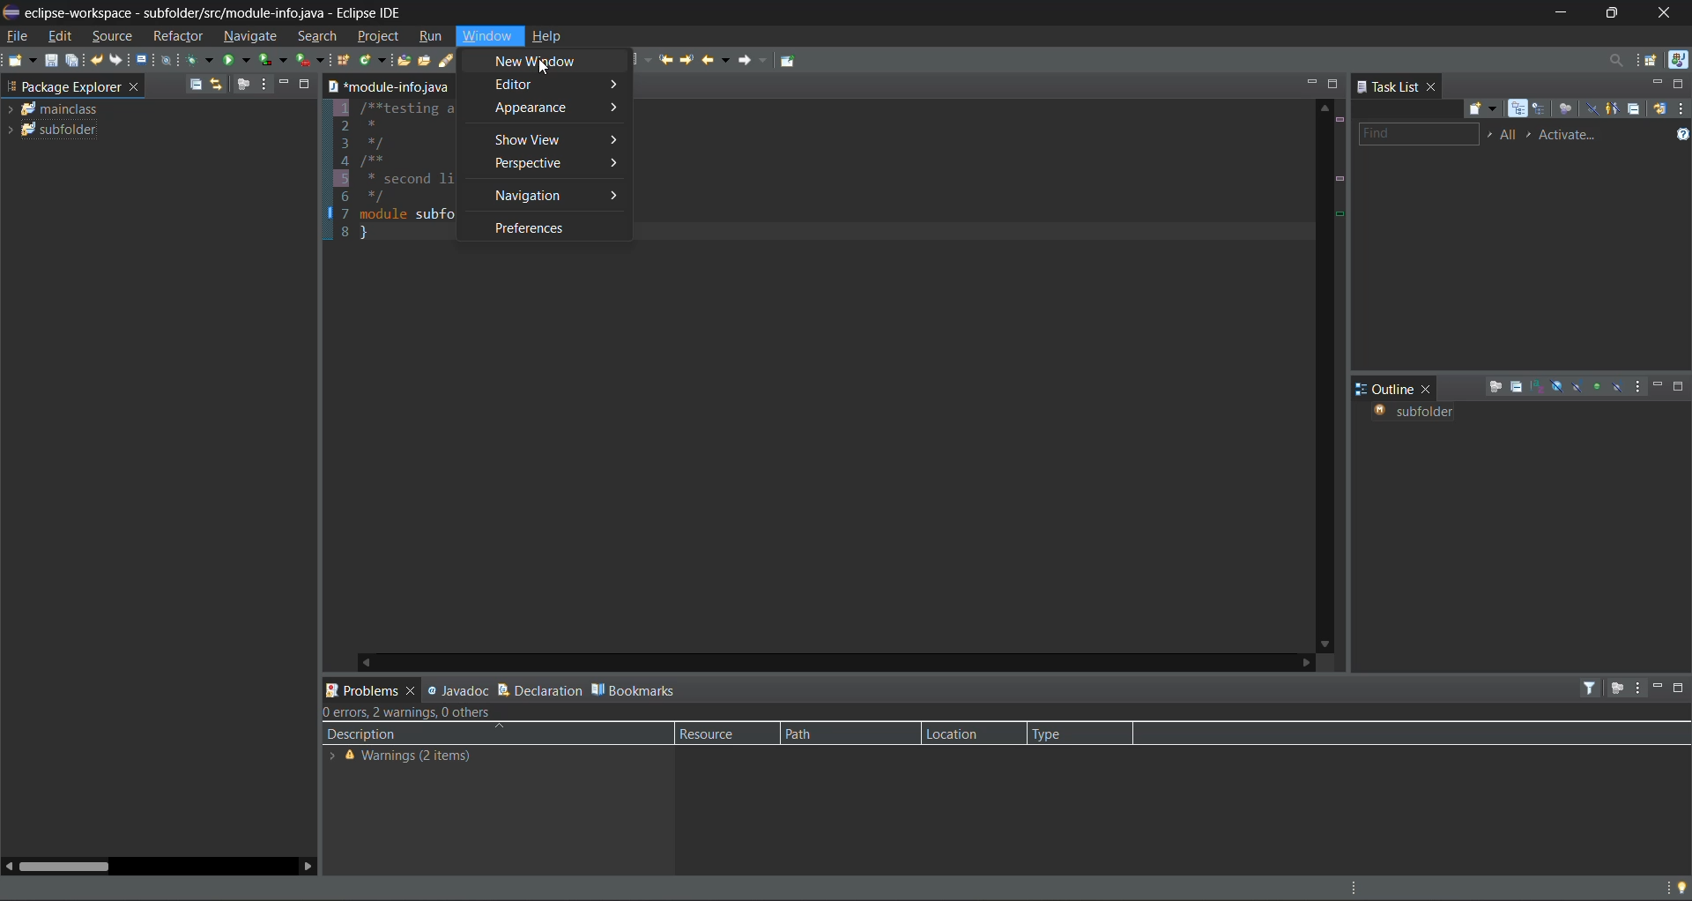 The width and height of the screenshot is (1692, 901). Describe the element at coordinates (373, 734) in the screenshot. I see `description` at that location.